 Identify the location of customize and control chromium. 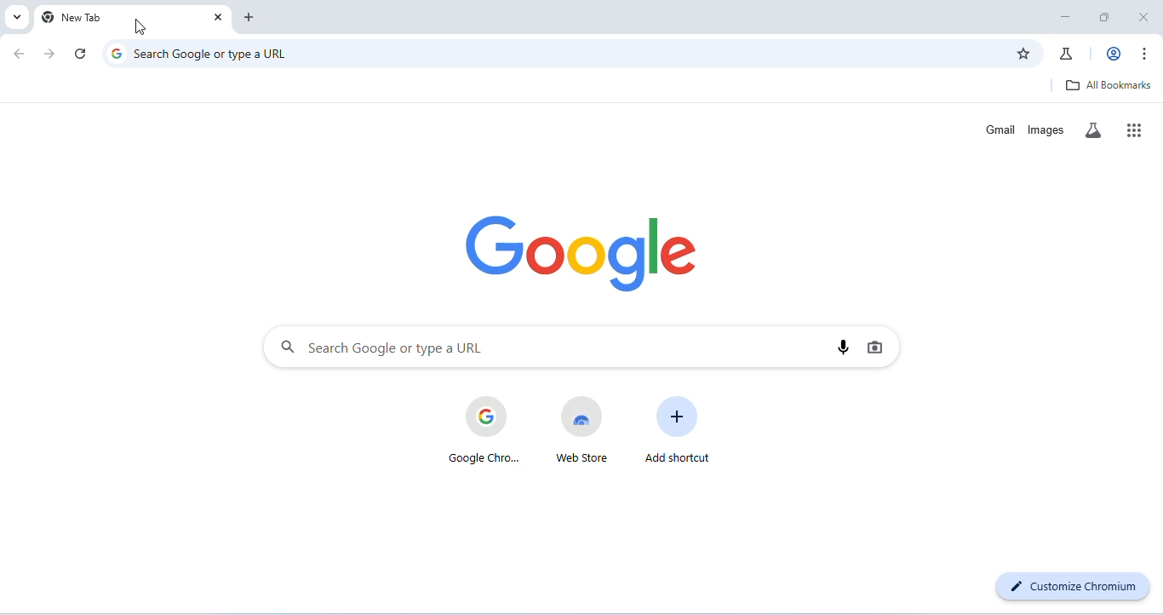
(1147, 54).